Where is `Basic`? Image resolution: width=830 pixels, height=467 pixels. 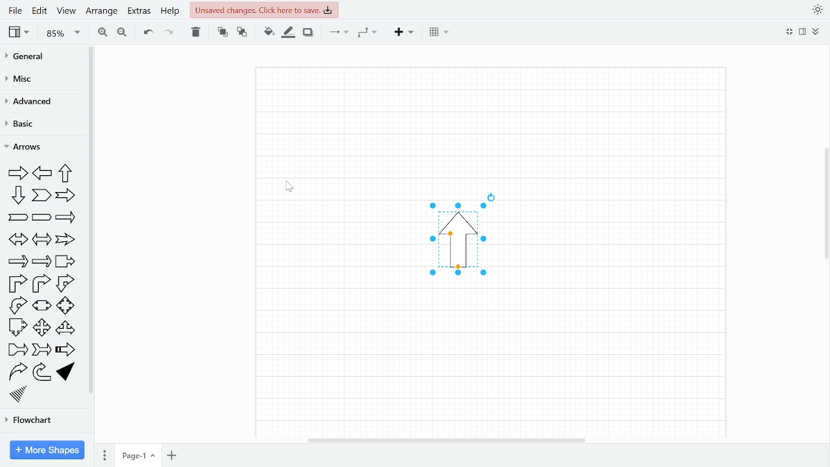 Basic is located at coordinates (28, 123).